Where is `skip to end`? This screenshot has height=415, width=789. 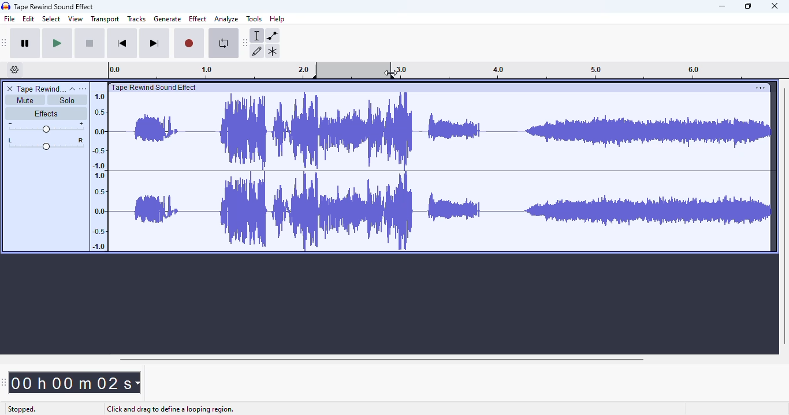
skip to end is located at coordinates (155, 43).